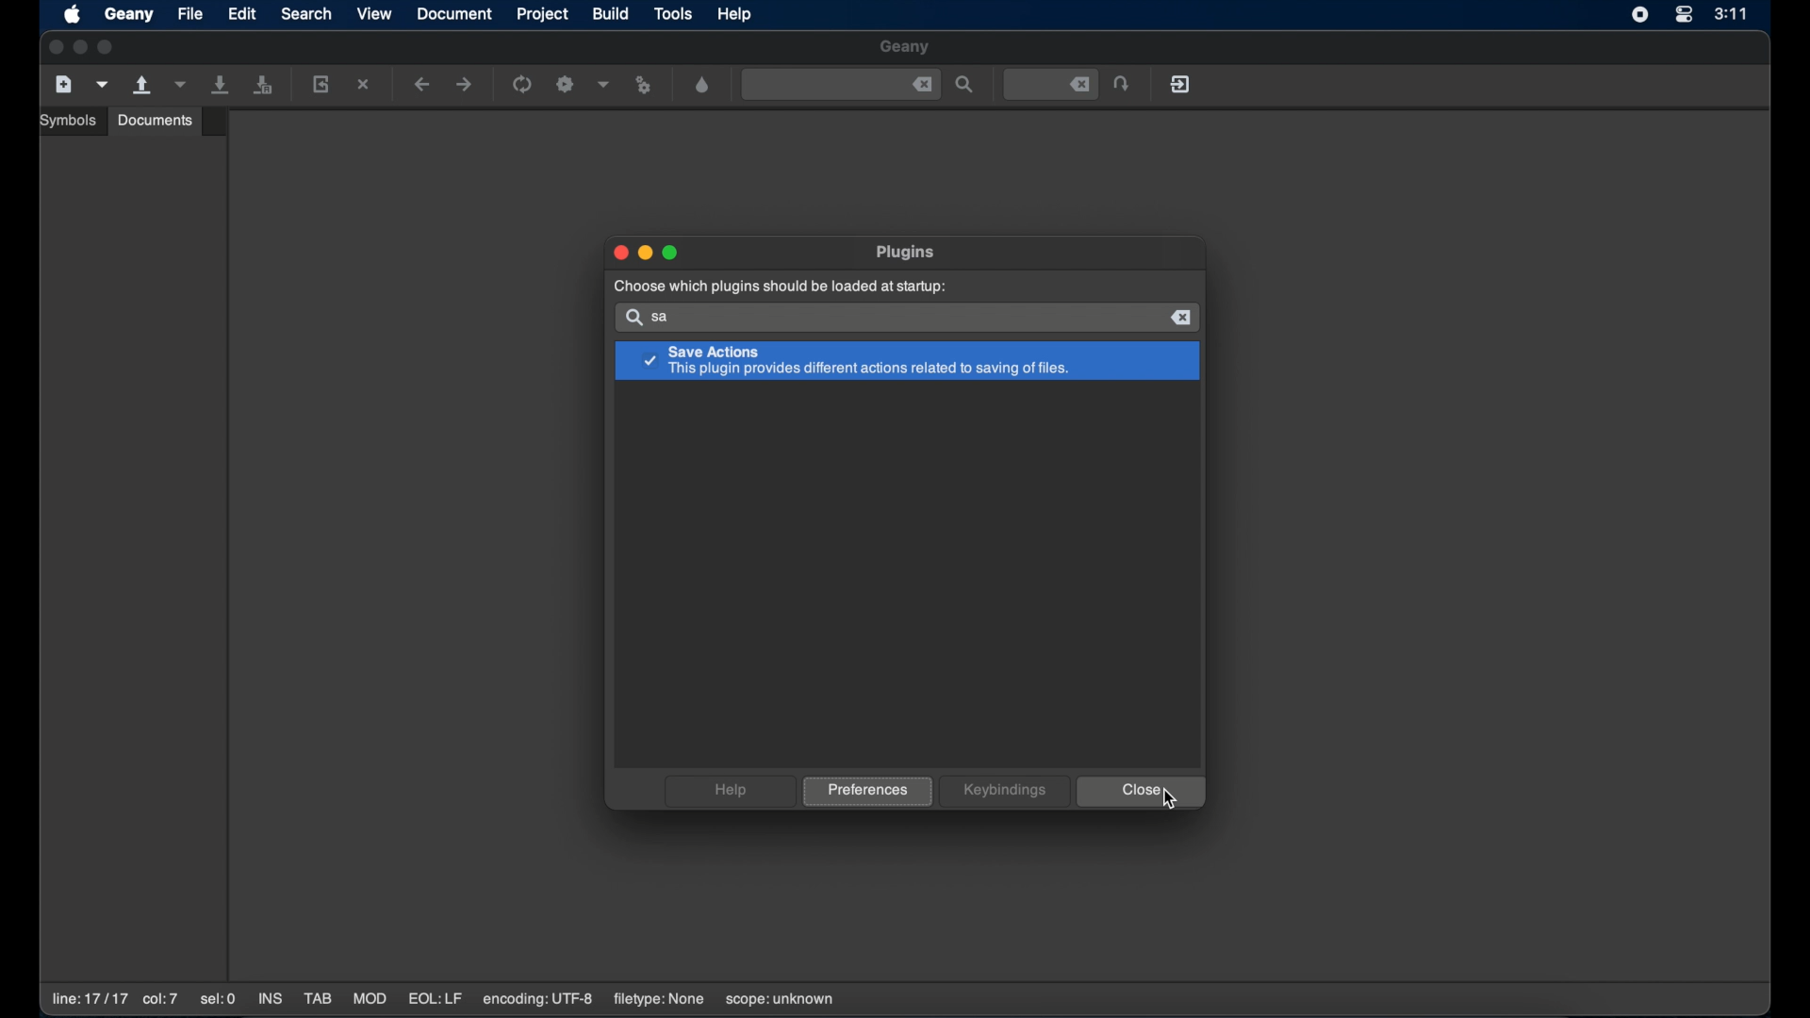  I want to click on quit geany, so click(1182, 84).